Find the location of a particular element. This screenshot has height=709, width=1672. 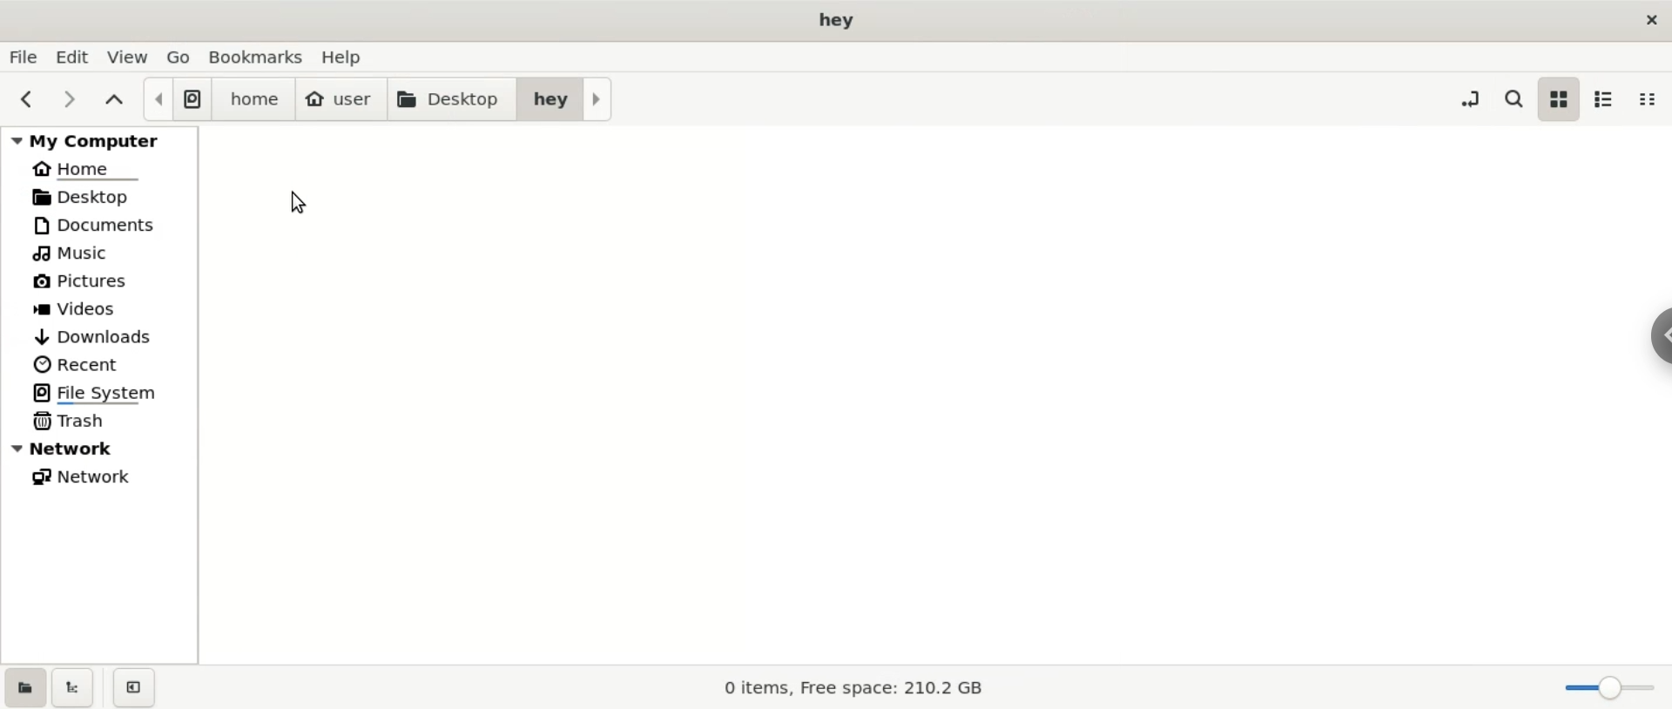

file system is located at coordinates (176, 99).